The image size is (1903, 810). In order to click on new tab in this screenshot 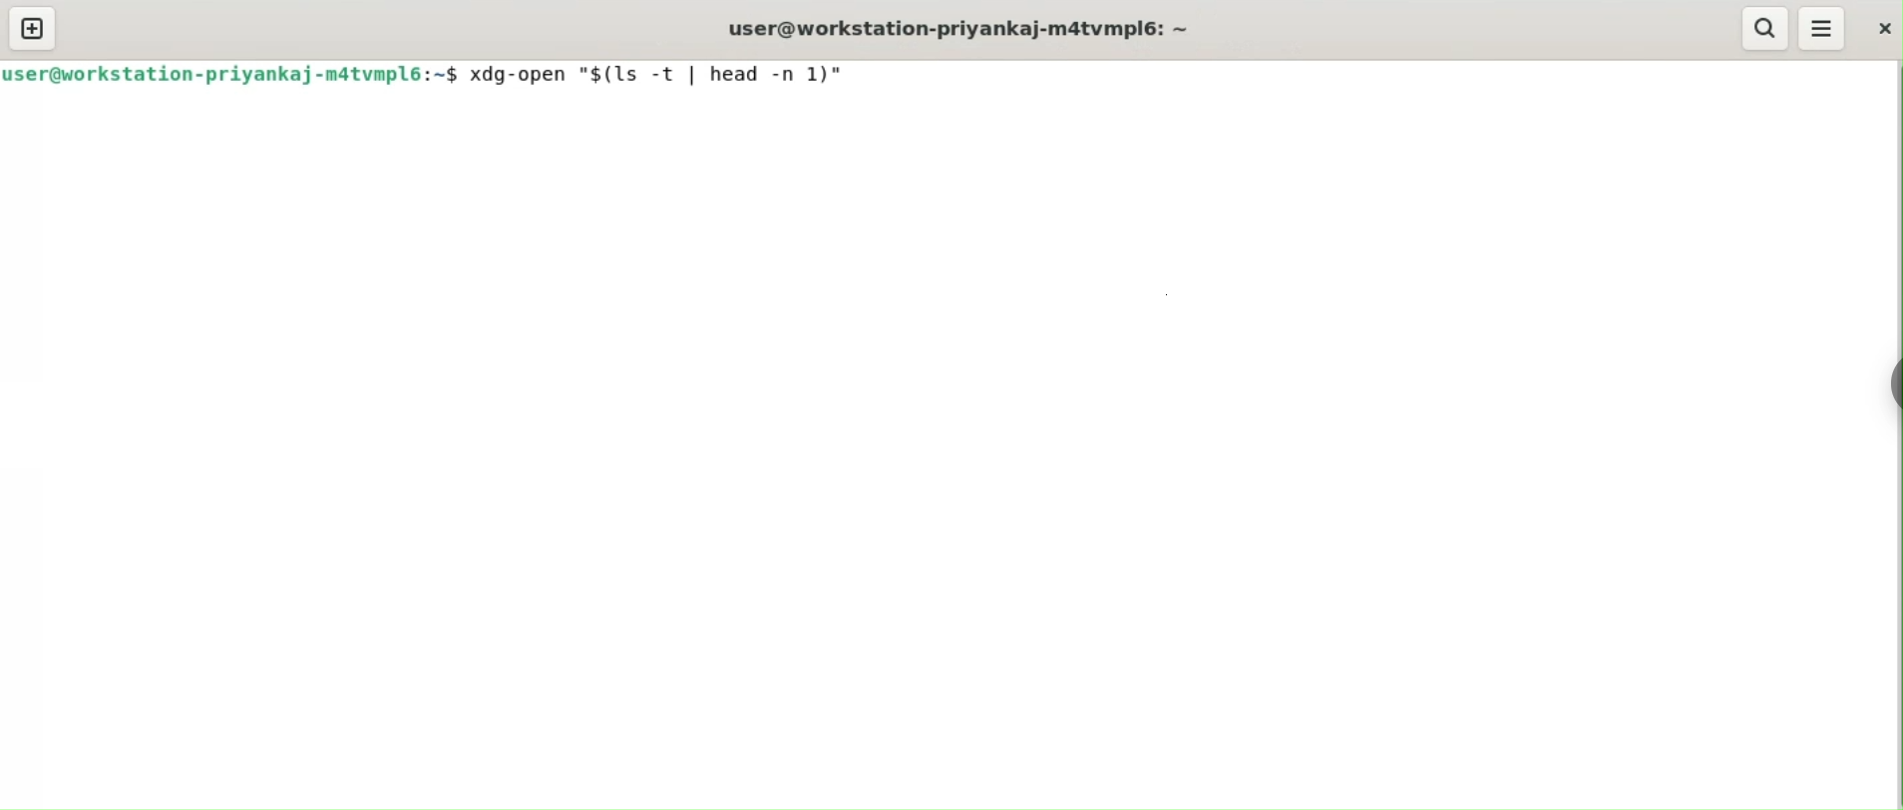, I will do `click(33, 28)`.